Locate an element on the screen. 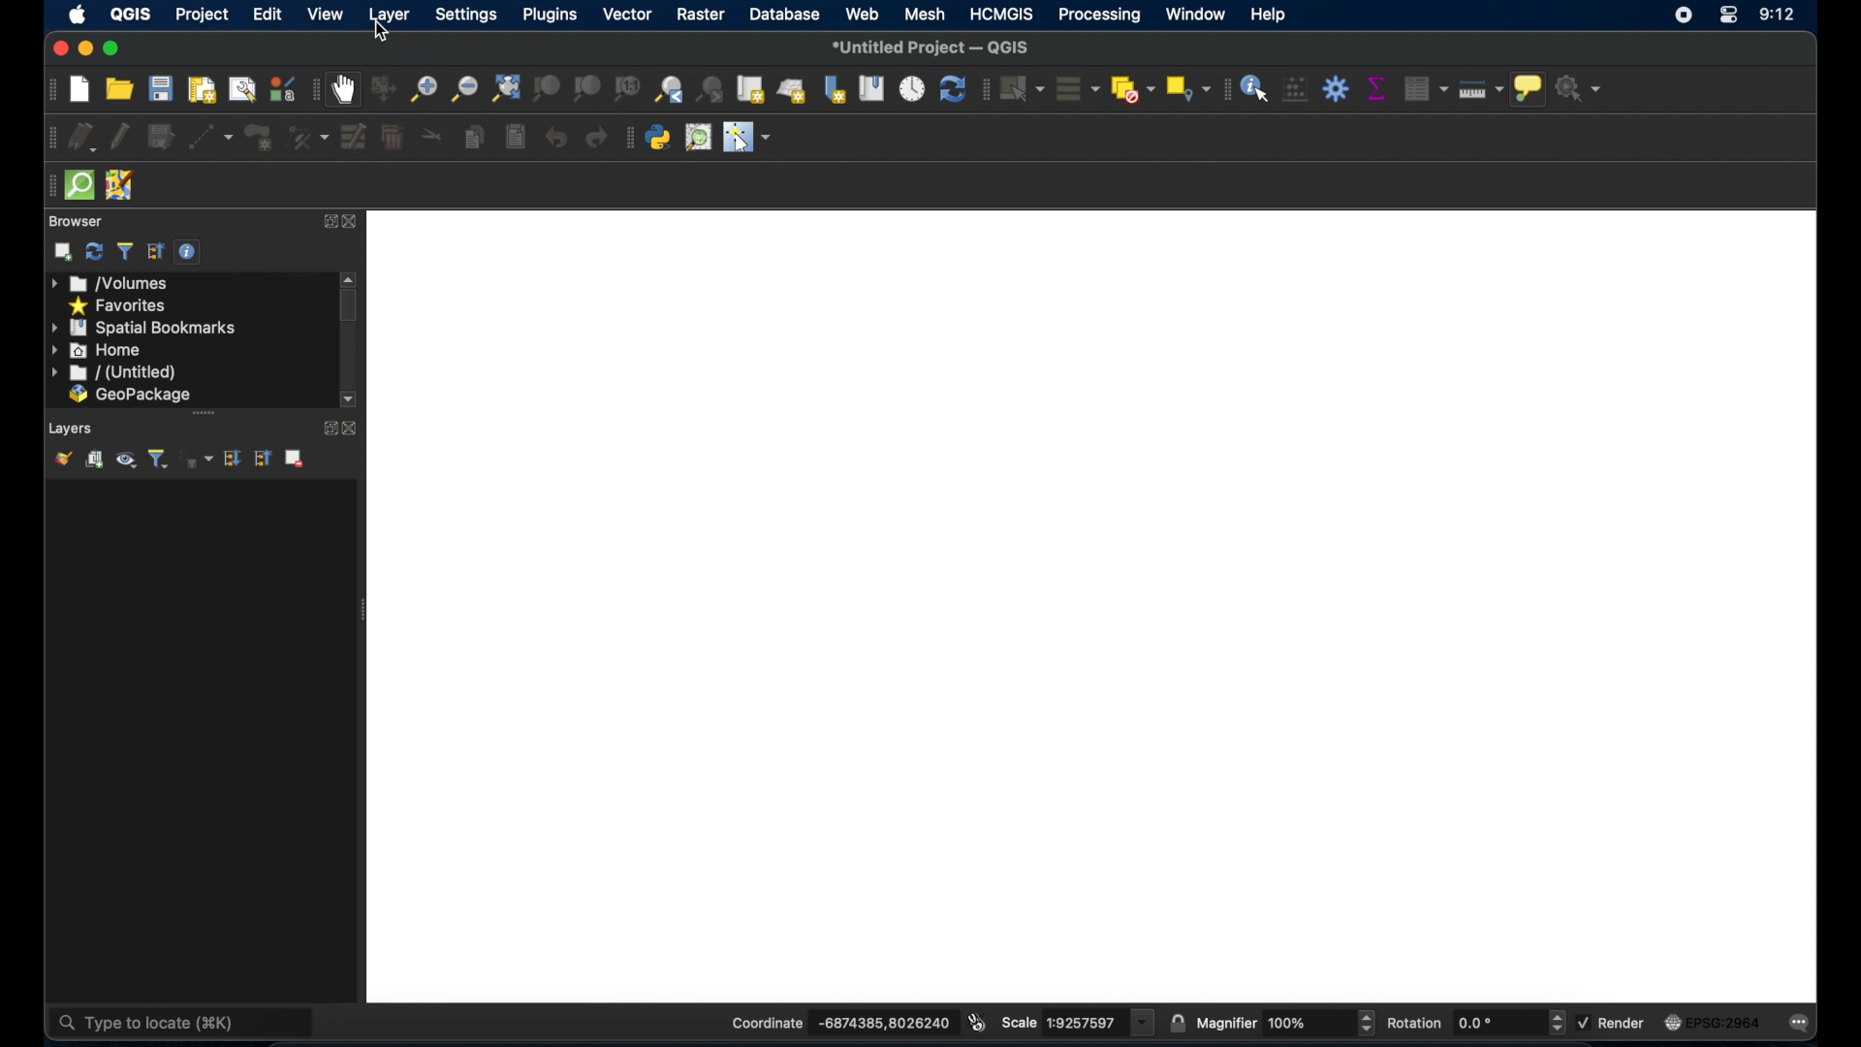 The height and width of the screenshot is (1047, 1861). zoom to layer is located at coordinates (588, 89).